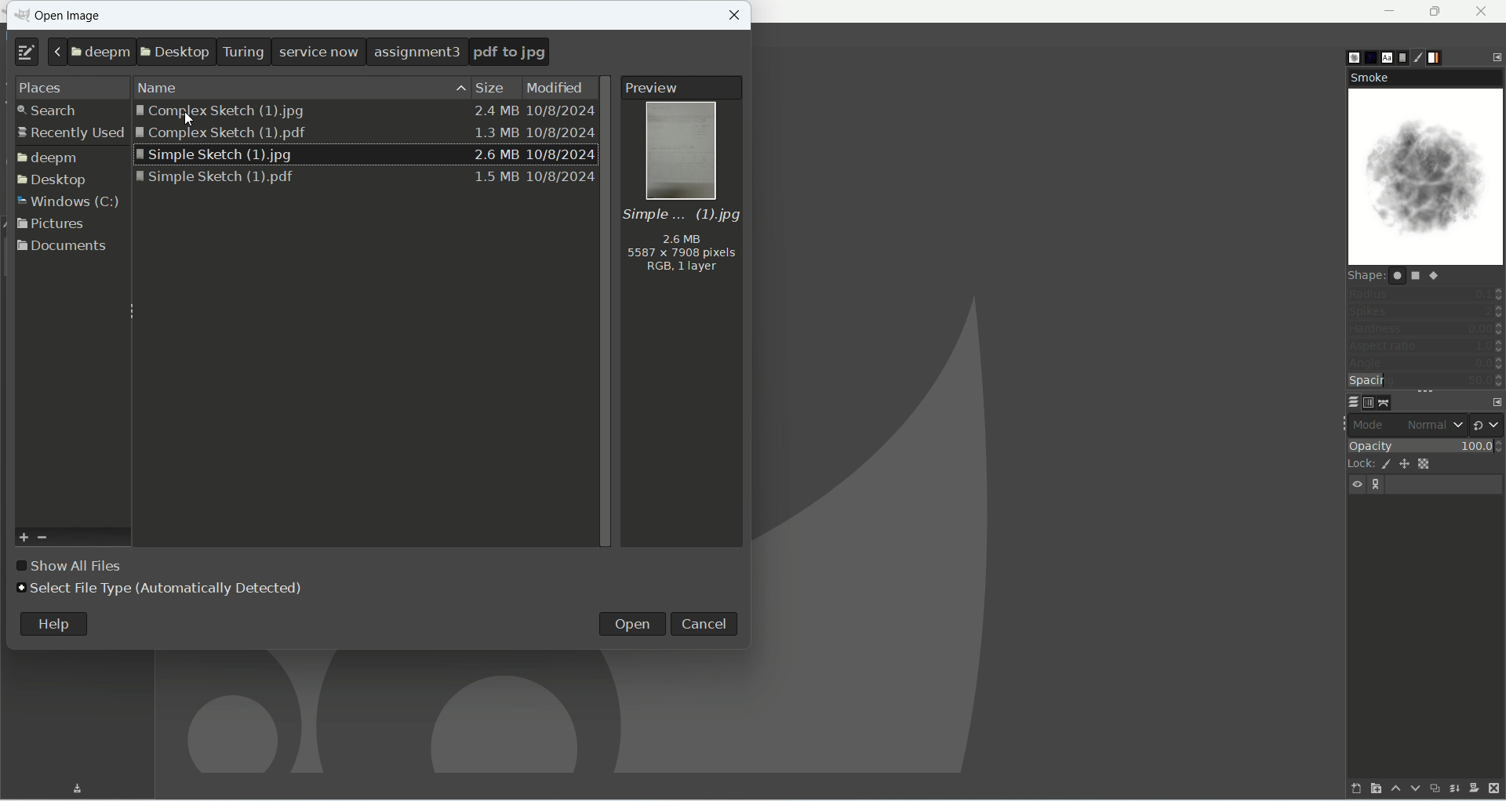 Image resolution: width=1506 pixels, height=801 pixels. What do you see at coordinates (255, 52) in the screenshot?
I see `location` at bounding box center [255, 52].